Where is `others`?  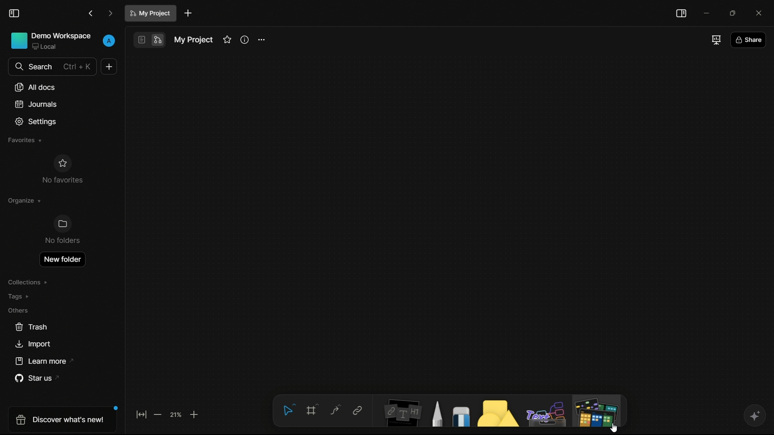
others is located at coordinates (19, 310).